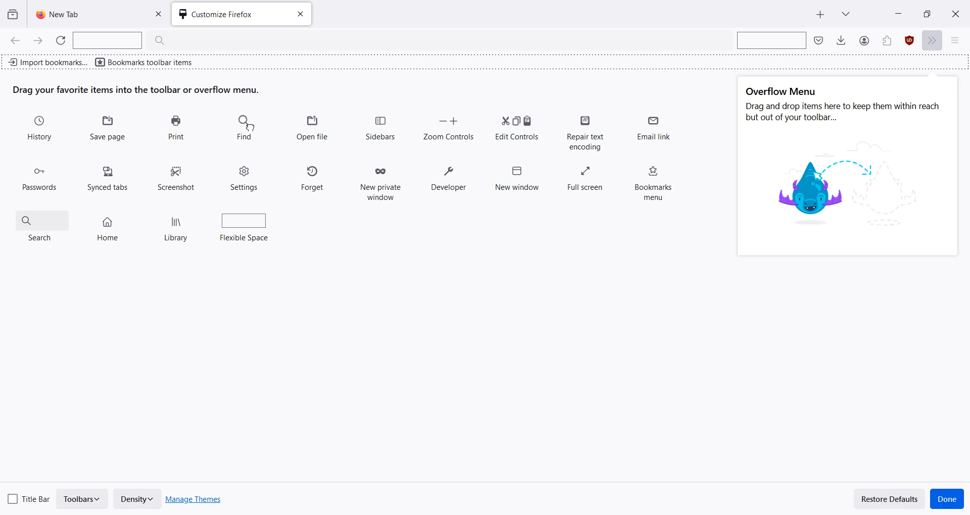 The width and height of the screenshot is (970, 515). What do you see at coordinates (39, 40) in the screenshot?
I see `Go Forward one page ` at bounding box center [39, 40].